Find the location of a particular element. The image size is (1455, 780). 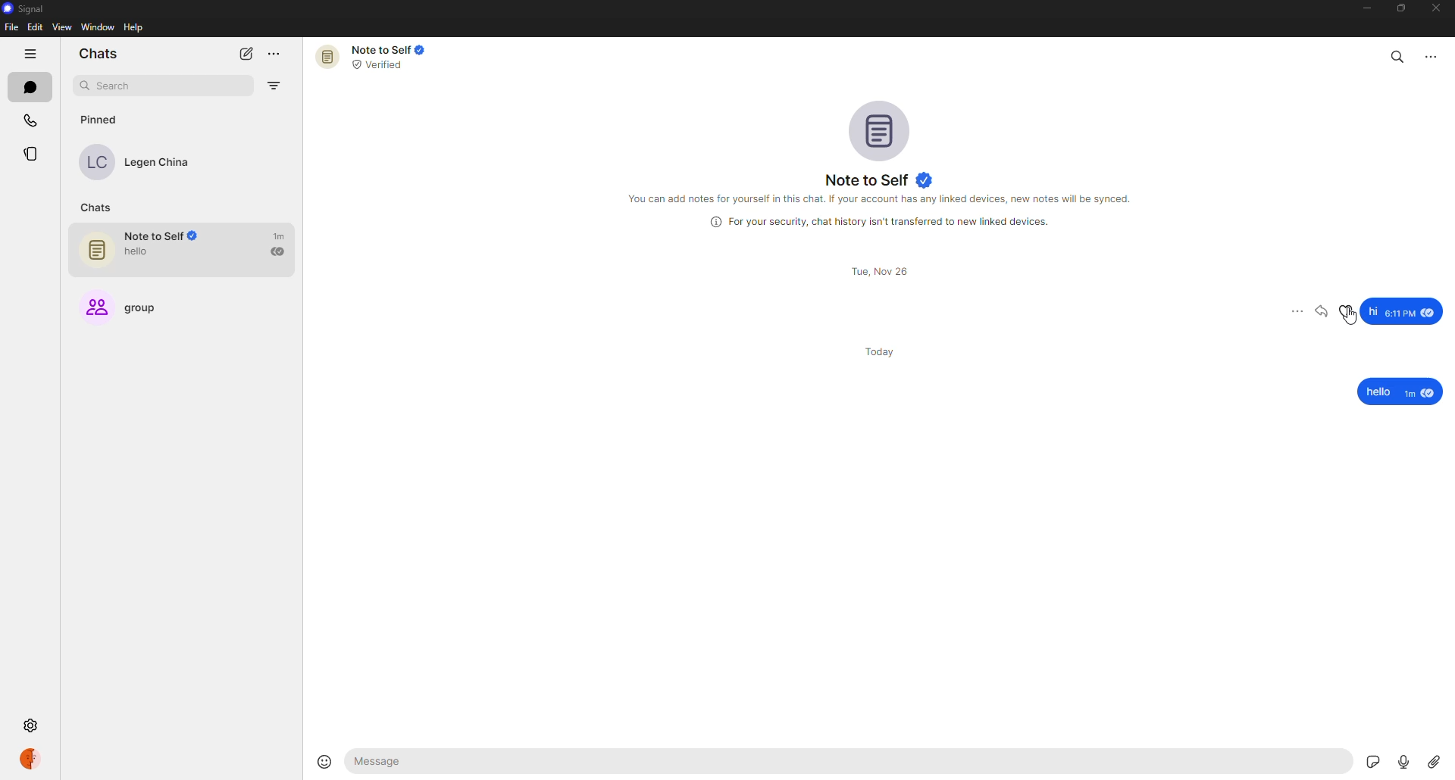

hide tabs is located at coordinates (30, 55).